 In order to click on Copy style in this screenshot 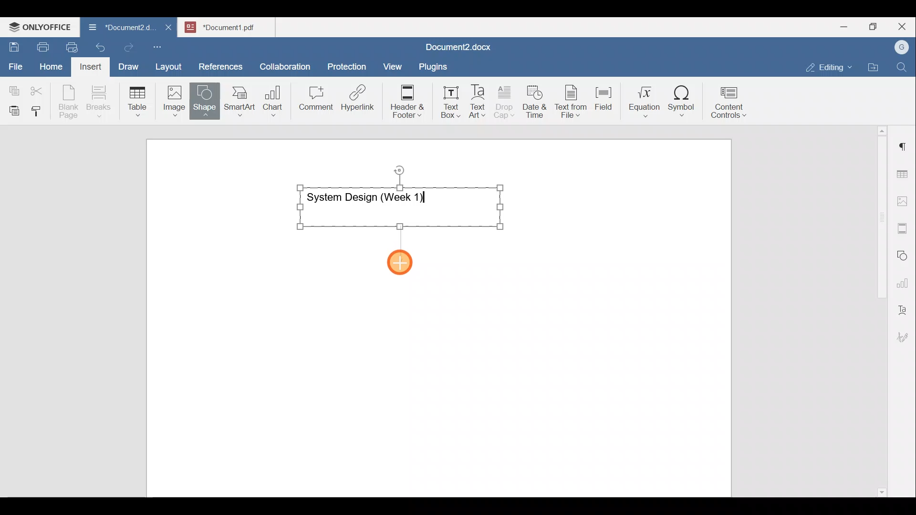, I will do `click(40, 109)`.